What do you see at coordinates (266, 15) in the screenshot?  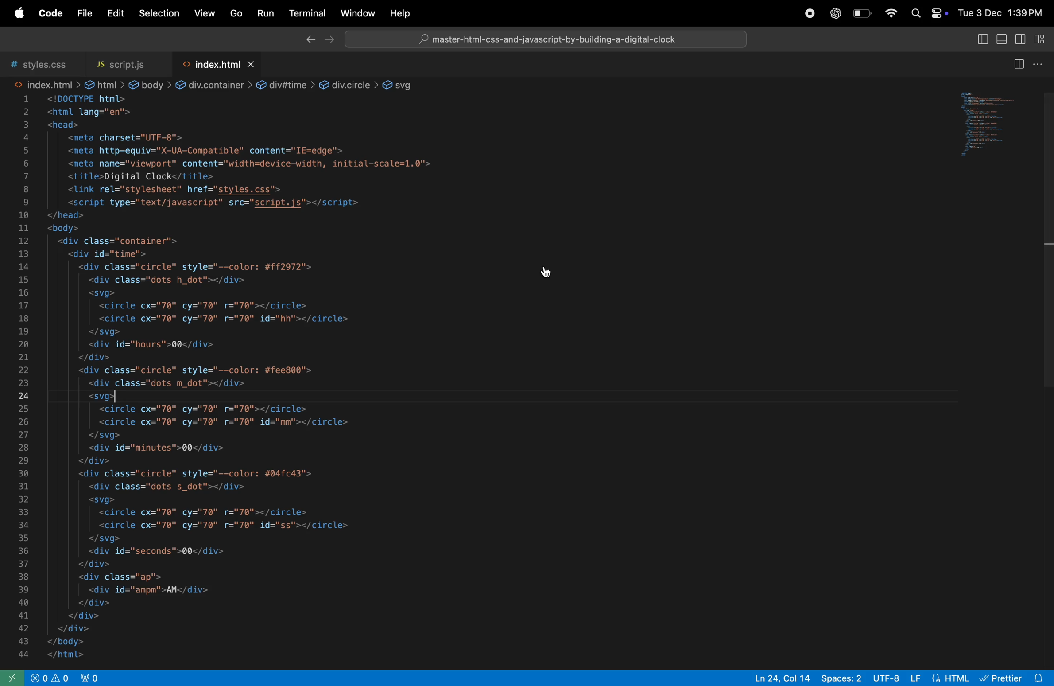 I see `run` at bounding box center [266, 15].